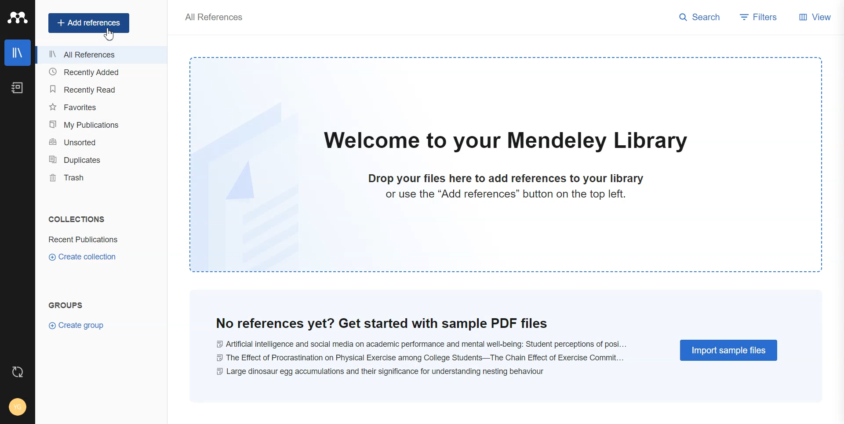 Image resolution: width=844 pixels, height=424 pixels. I want to click on Recently Added, so click(97, 73).